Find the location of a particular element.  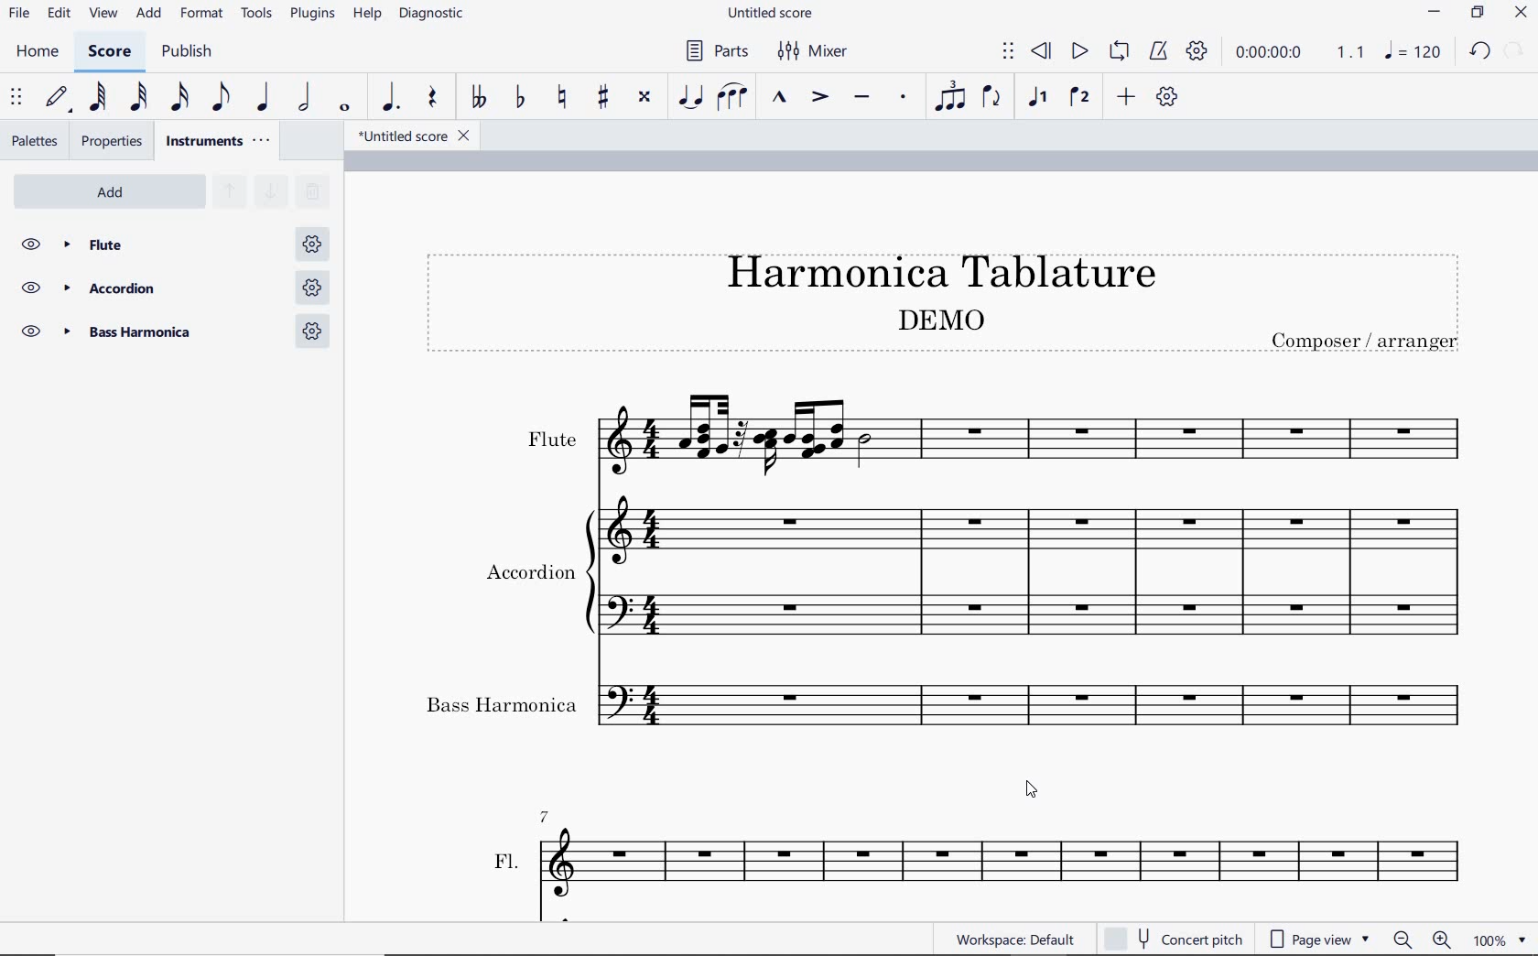

EDIT is located at coordinates (58, 14).